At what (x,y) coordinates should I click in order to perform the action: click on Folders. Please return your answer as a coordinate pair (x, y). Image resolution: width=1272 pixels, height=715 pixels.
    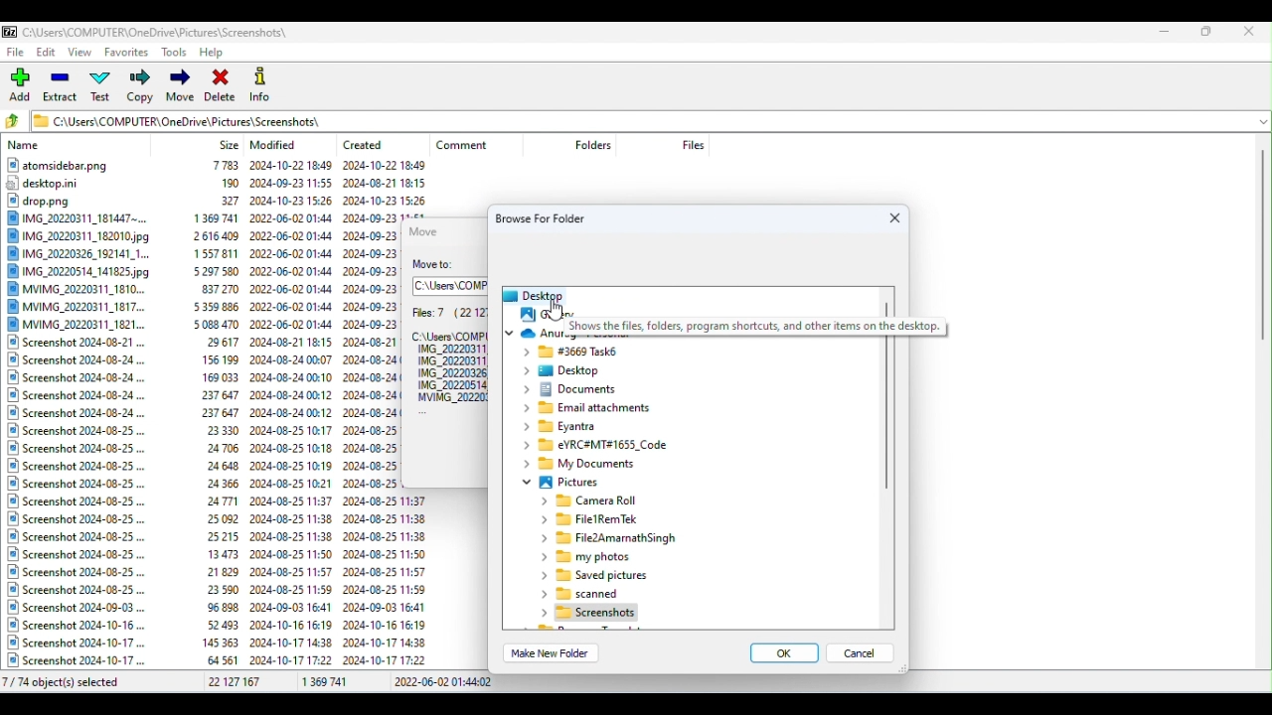
    Looking at the image, I should click on (595, 145).